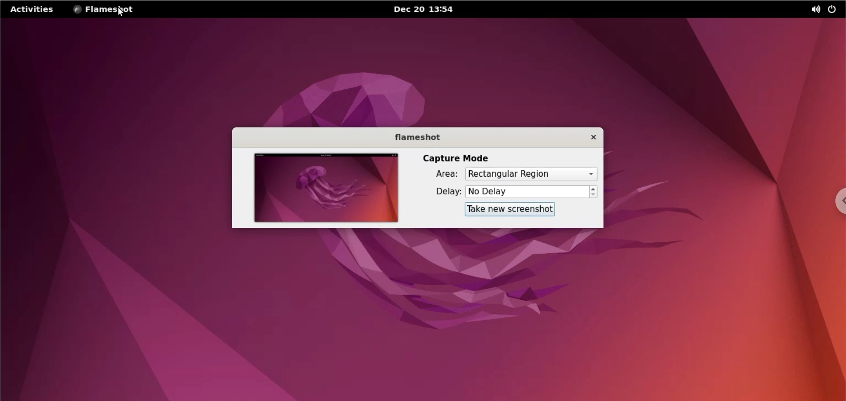 The height and width of the screenshot is (401, 846). Describe the element at coordinates (832, 10) in the screenshot. I see `power options` at that location.